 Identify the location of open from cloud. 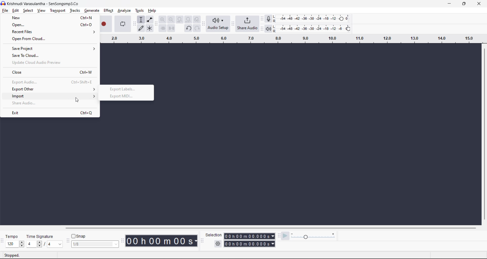
(48, 40).